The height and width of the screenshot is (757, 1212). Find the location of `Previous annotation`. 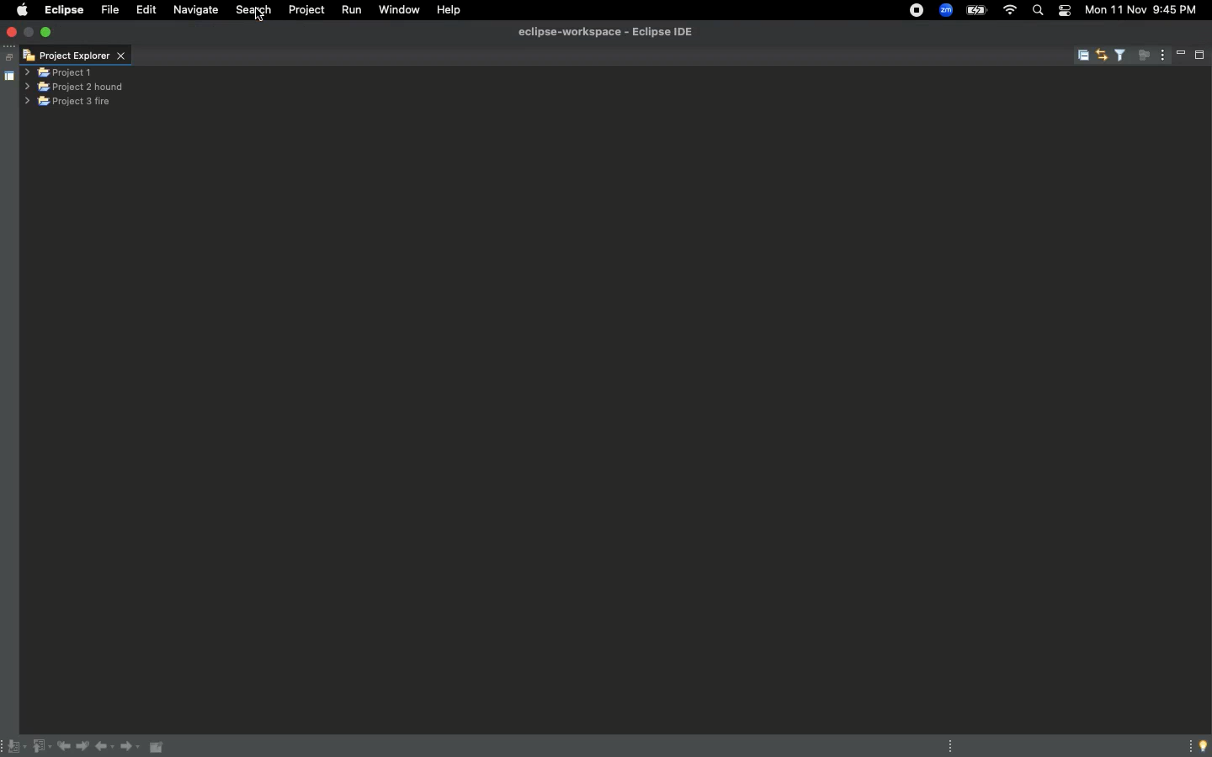

Previous annotation is located at coordinates (40, 747).